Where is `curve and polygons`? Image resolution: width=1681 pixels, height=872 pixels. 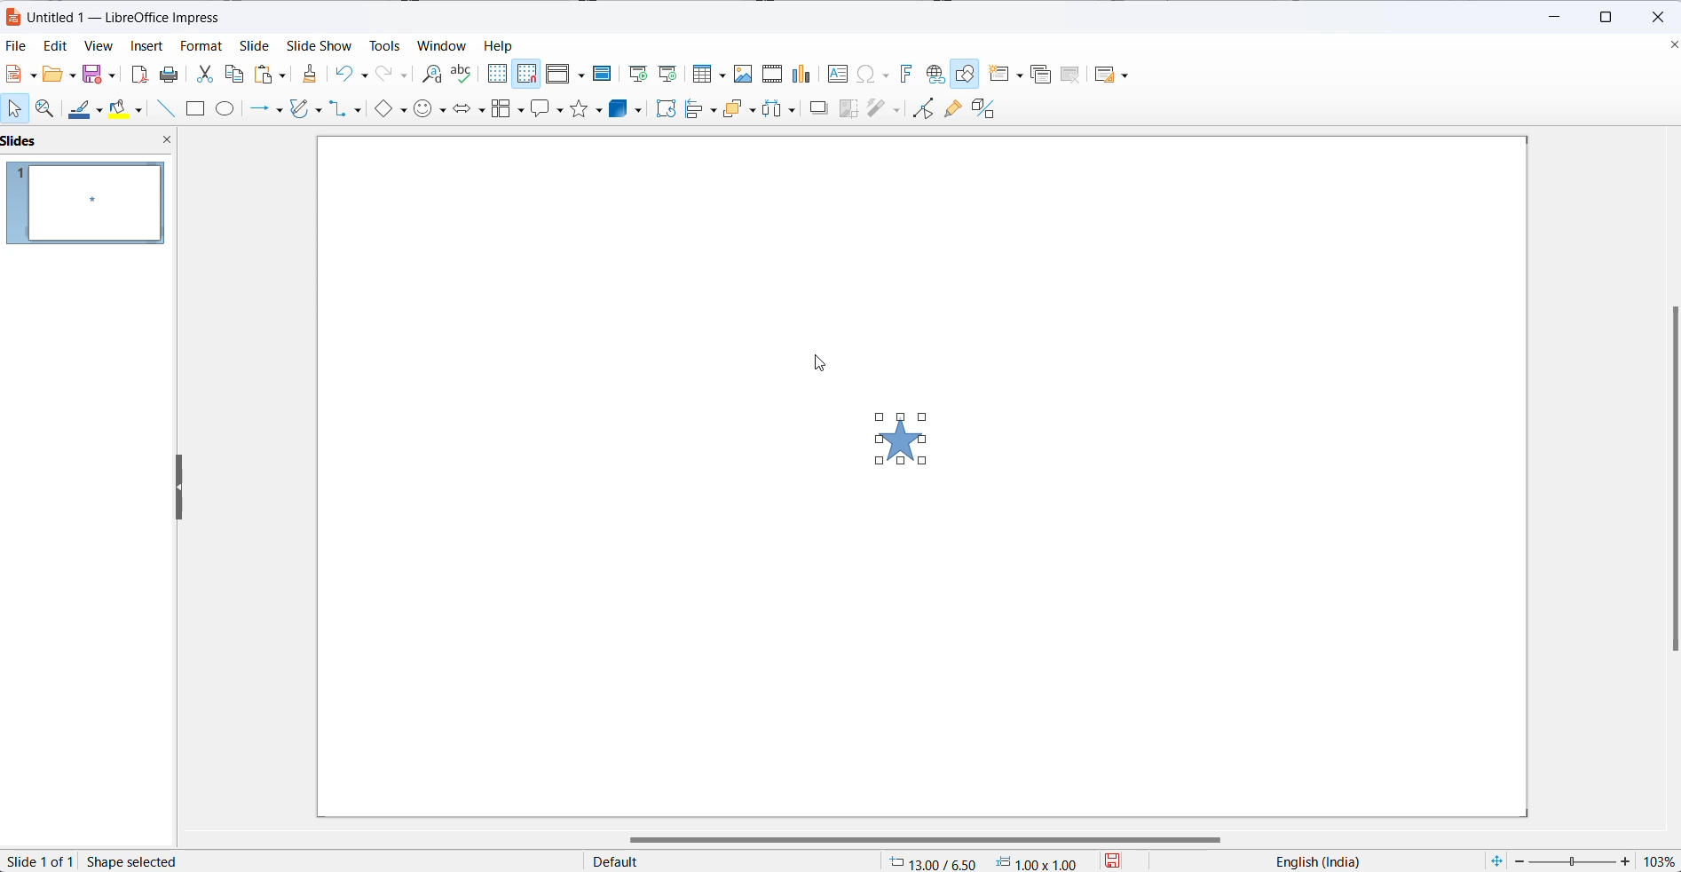 curve and polygons is located at coordinates (307, 111).